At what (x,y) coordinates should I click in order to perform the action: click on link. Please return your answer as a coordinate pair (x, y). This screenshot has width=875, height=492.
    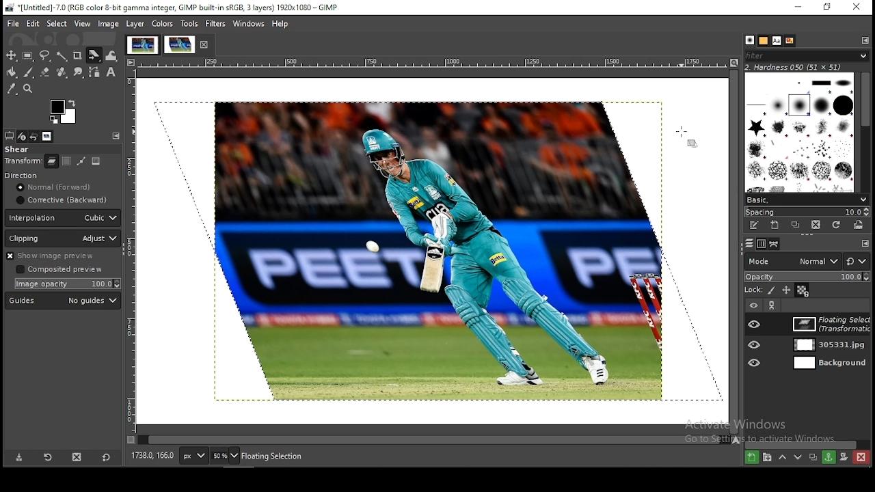
    Looking at the image, I should click on (773, 305).